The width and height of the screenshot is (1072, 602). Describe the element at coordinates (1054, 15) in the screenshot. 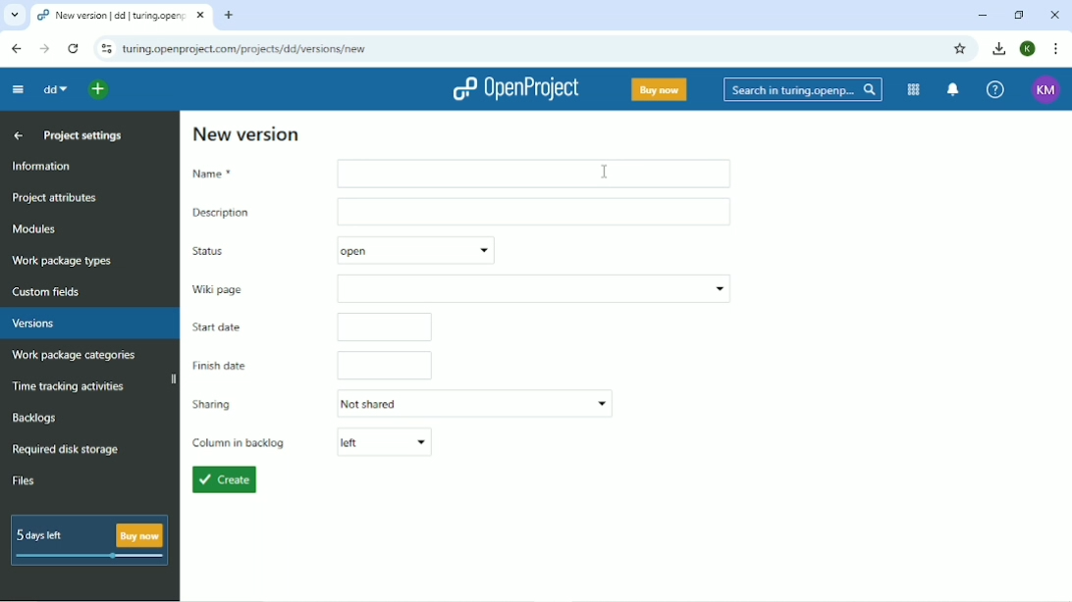

I see `Close` at that location.